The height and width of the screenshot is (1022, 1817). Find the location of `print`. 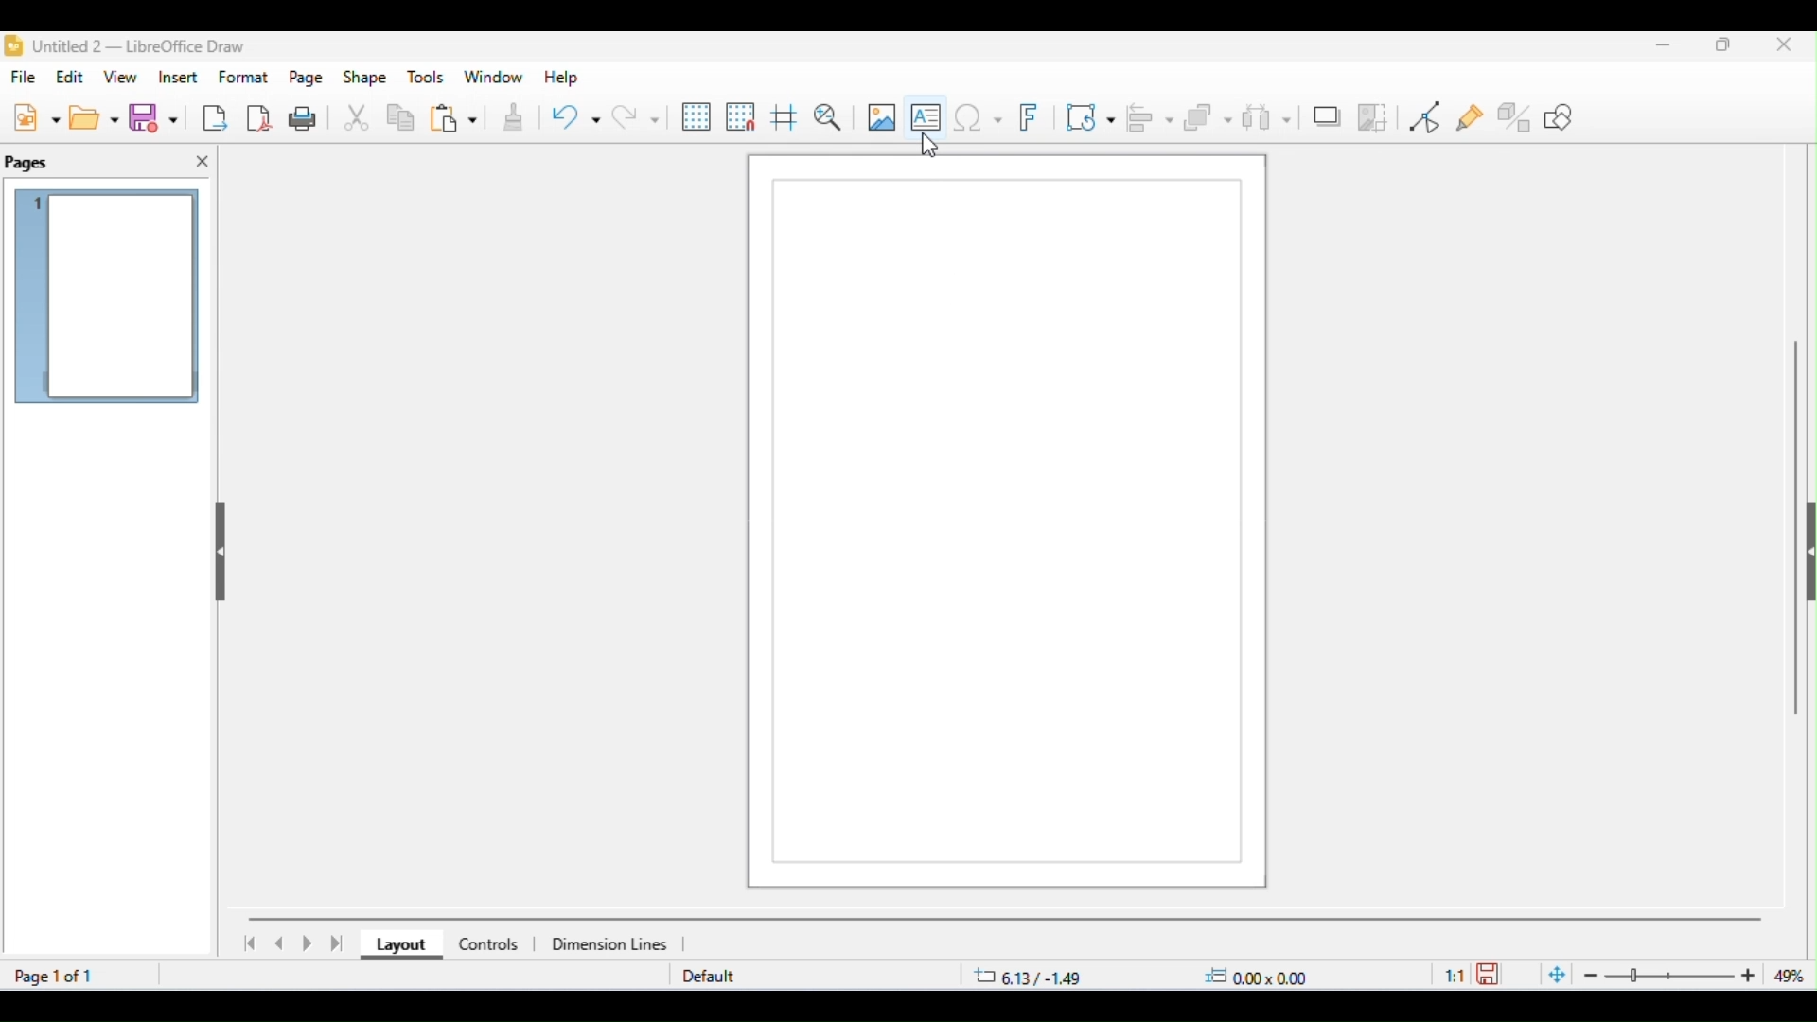

print is located at coordinates (307, 117).